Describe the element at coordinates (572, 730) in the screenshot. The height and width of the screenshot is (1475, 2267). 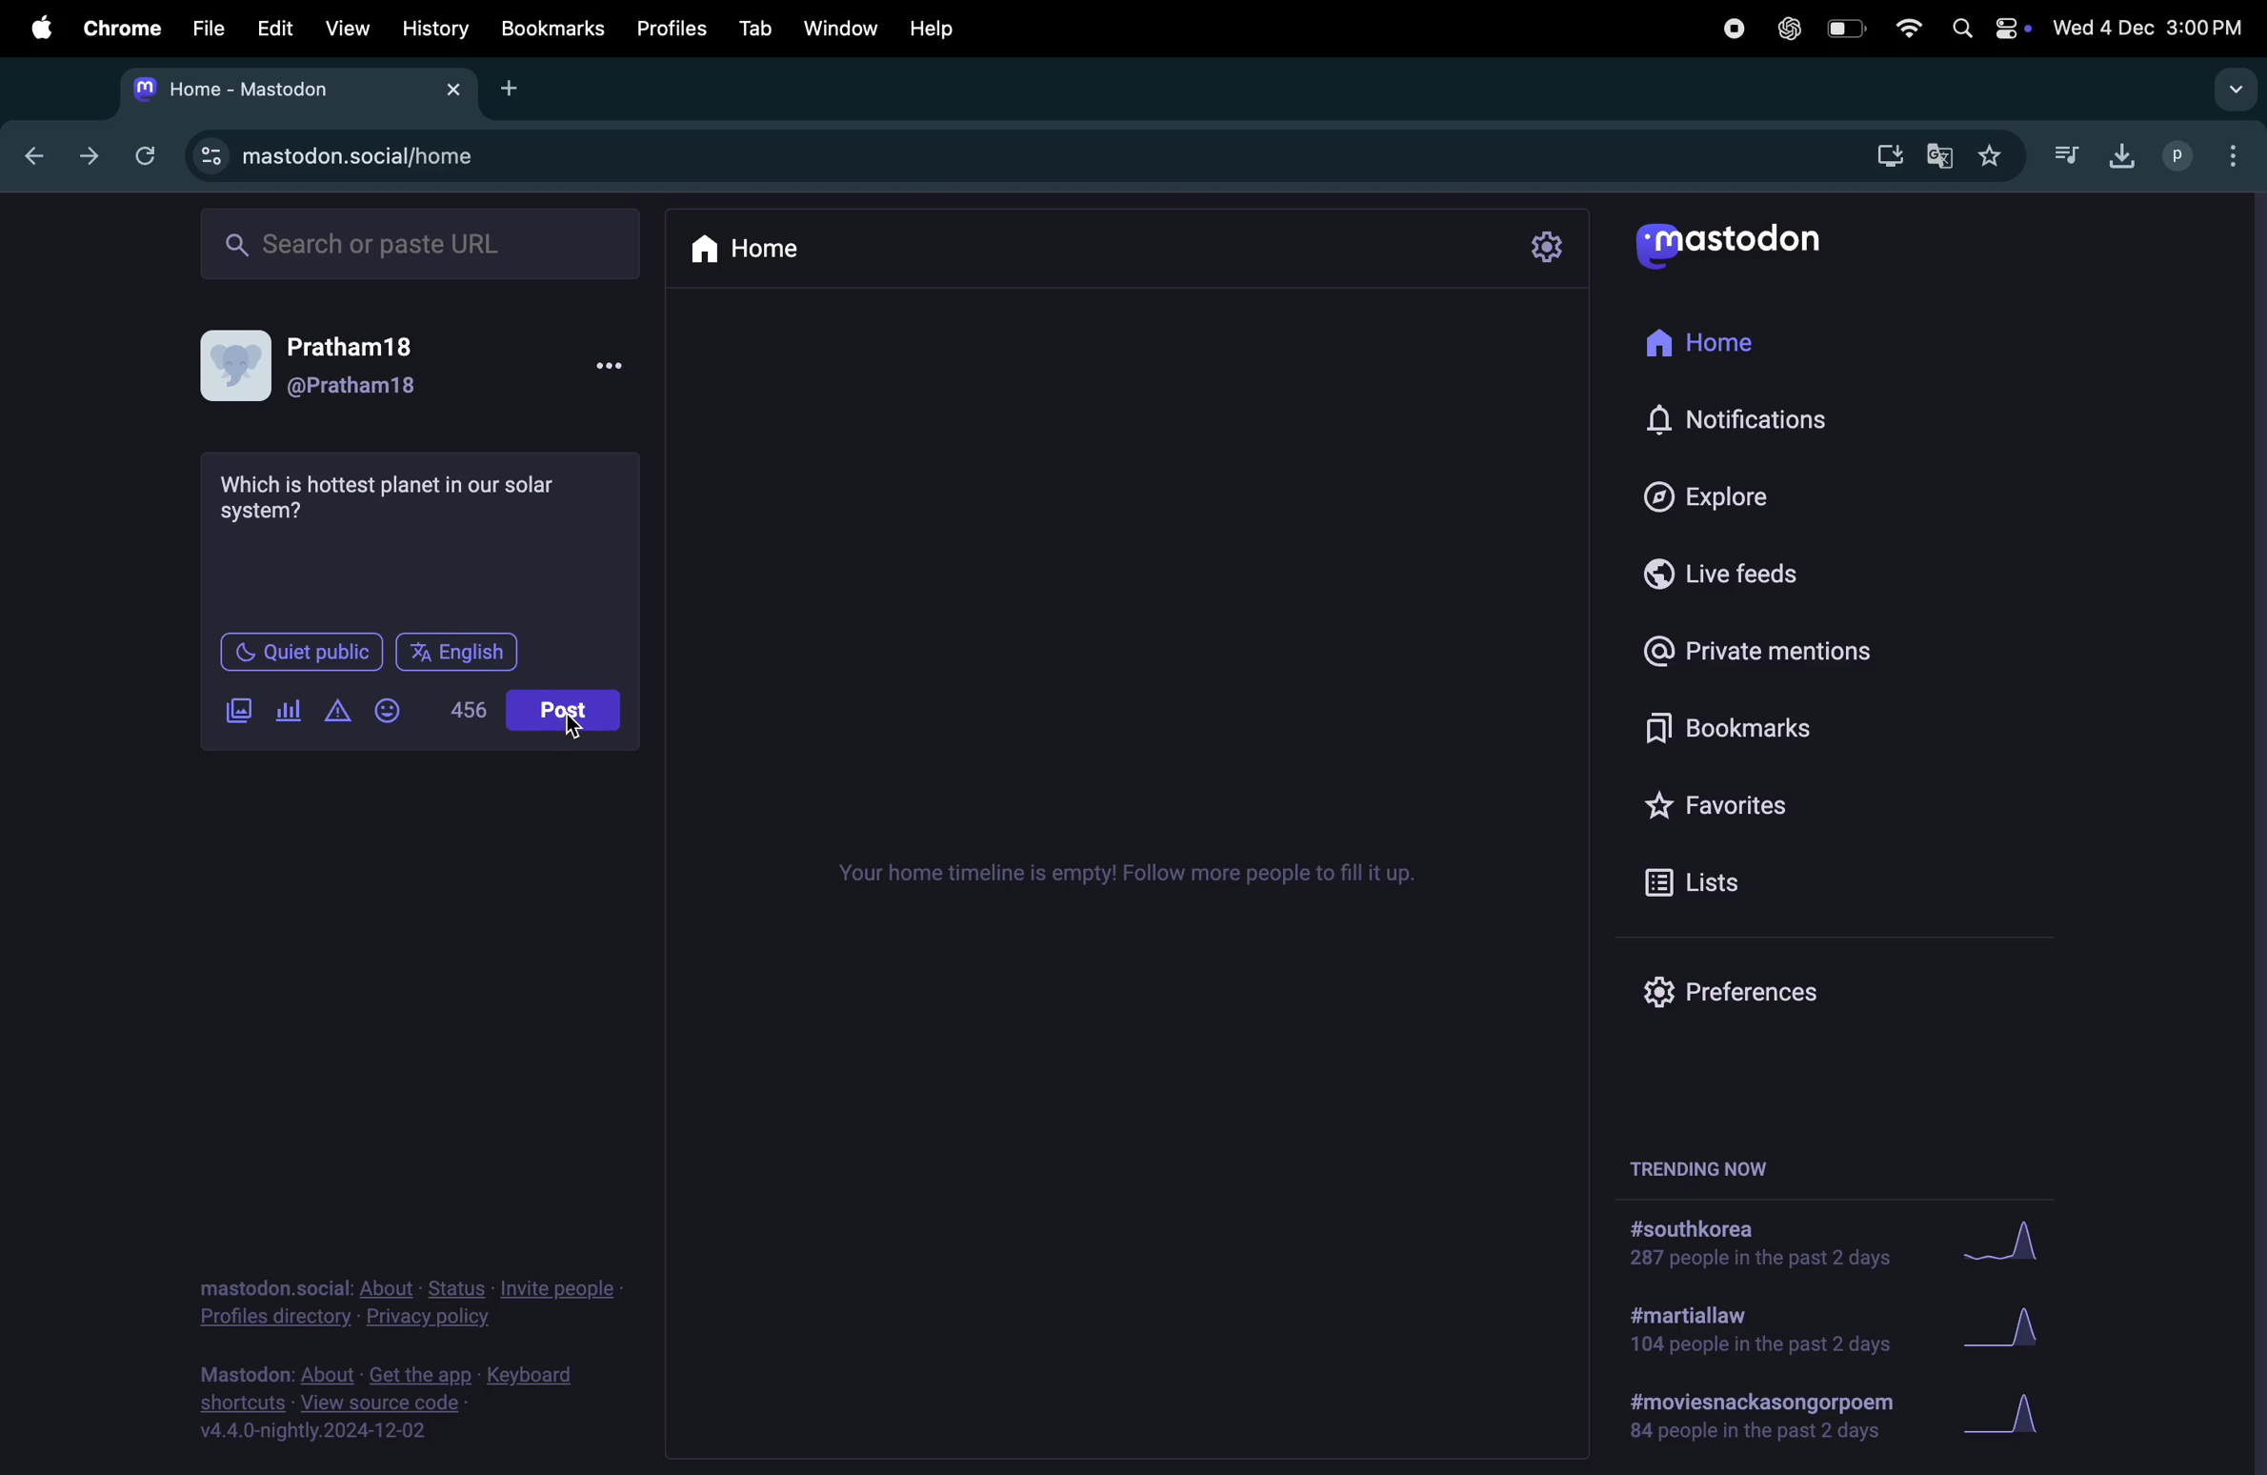
I see `cursor` at that location.